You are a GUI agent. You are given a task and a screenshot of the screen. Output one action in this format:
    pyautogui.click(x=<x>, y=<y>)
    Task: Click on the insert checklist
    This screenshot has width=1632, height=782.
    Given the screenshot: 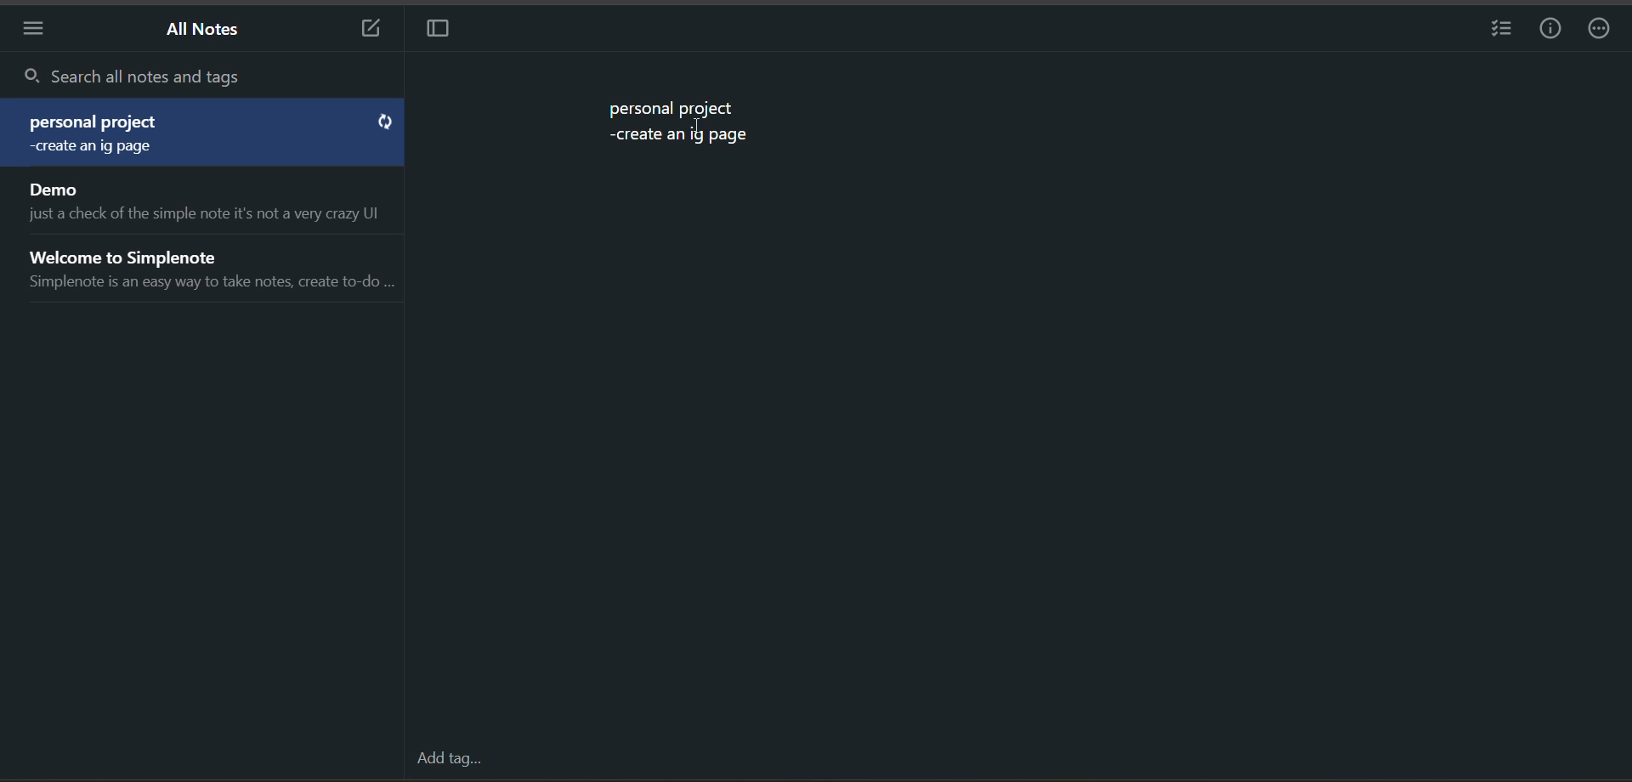 What is the action you would take?
    pyautogui.click(x=1498, y=32)
    